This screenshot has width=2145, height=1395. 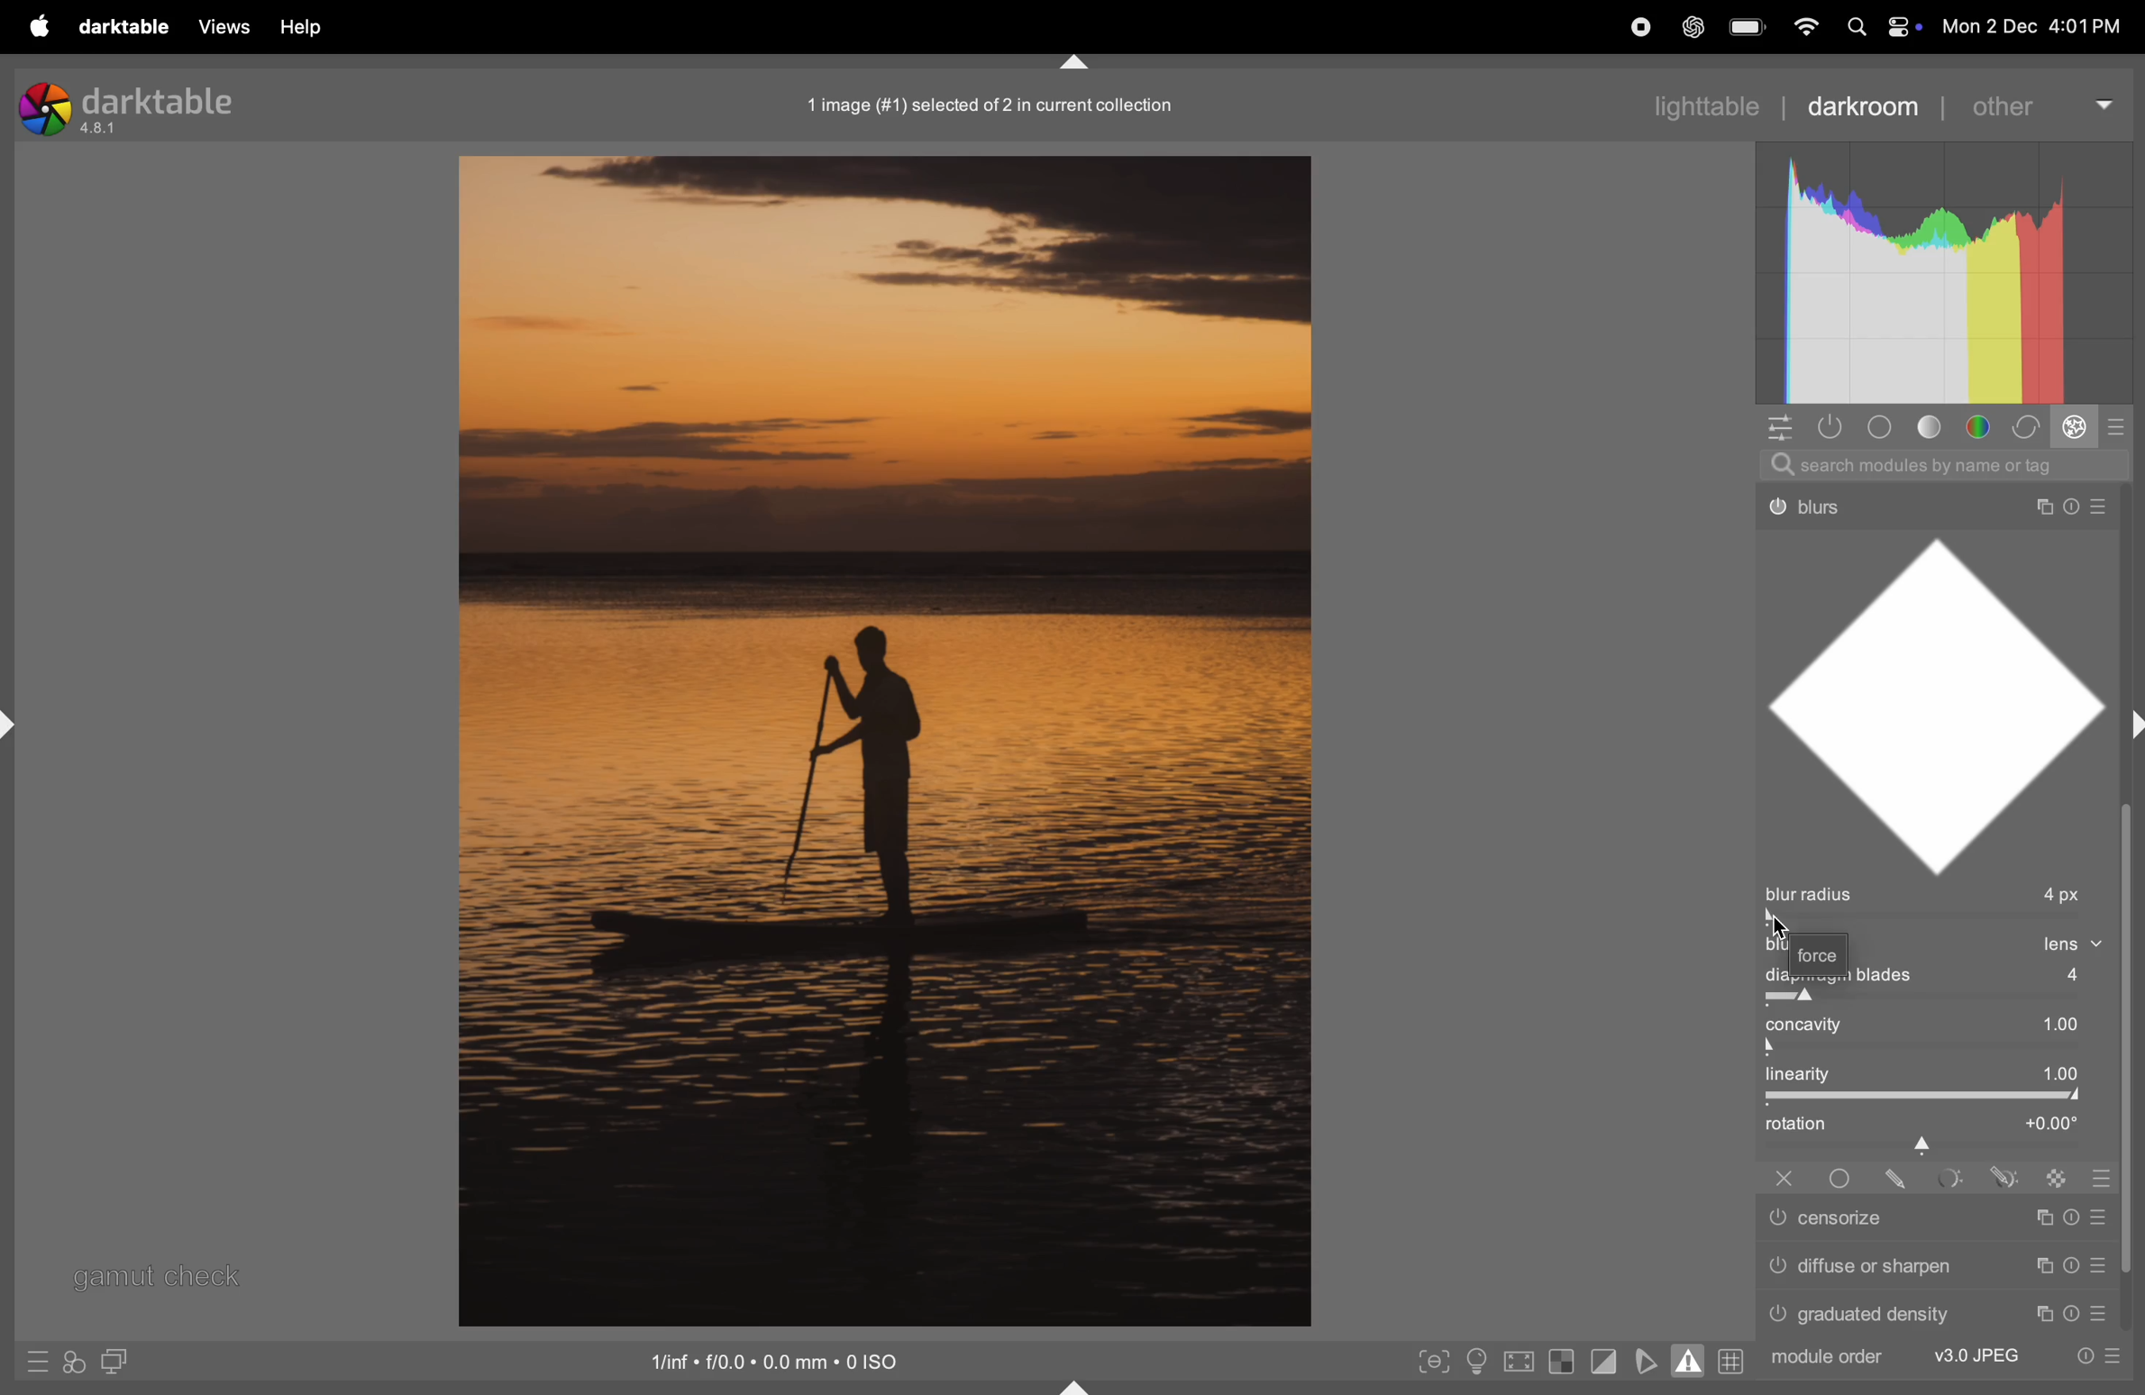 I want to click on shape, so click(x=1946, y=701).